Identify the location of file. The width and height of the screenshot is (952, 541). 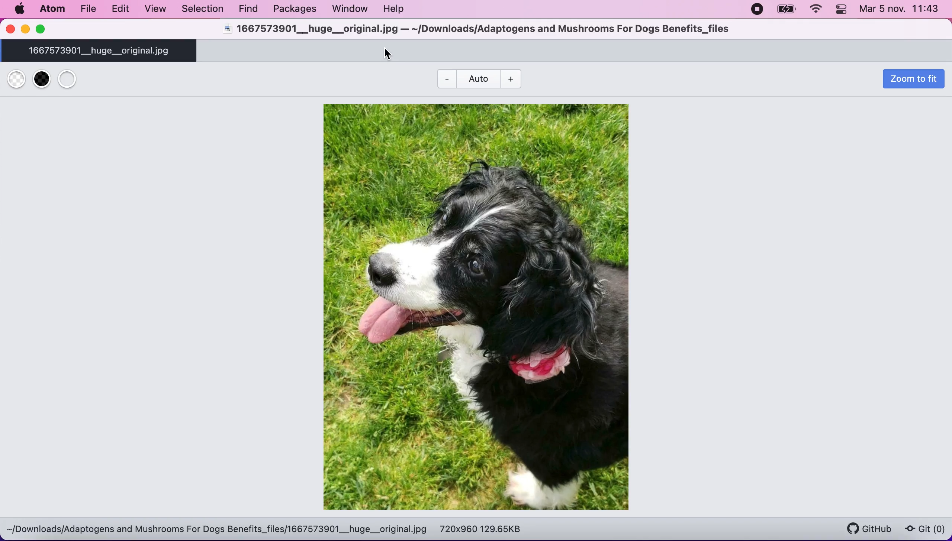
(87, 10).